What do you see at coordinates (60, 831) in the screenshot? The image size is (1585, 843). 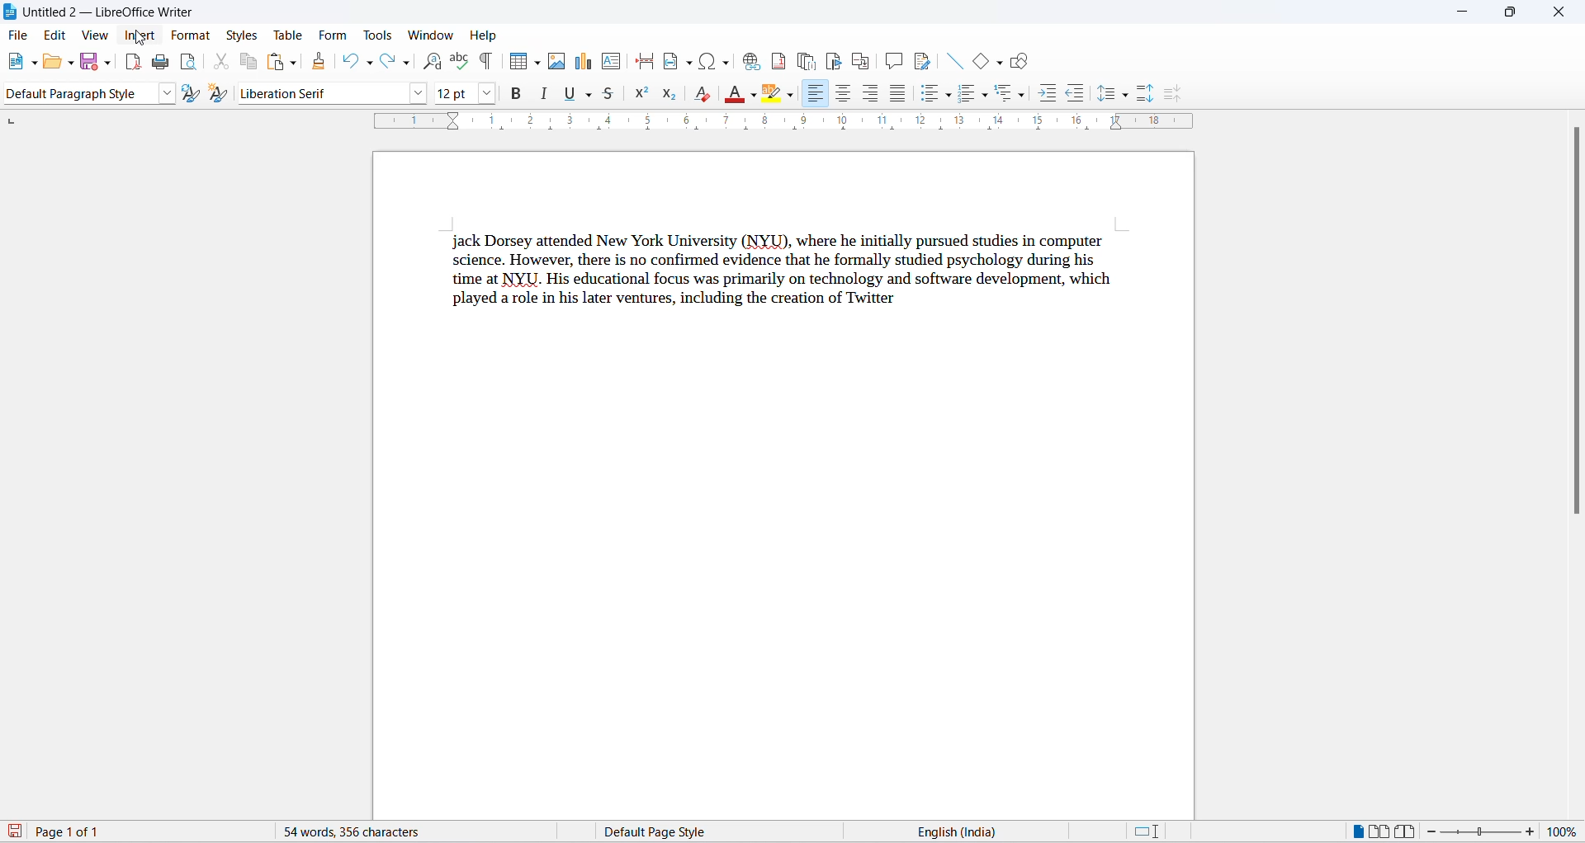 I see `Page 1 of 1` at bounding box center [60, 831].